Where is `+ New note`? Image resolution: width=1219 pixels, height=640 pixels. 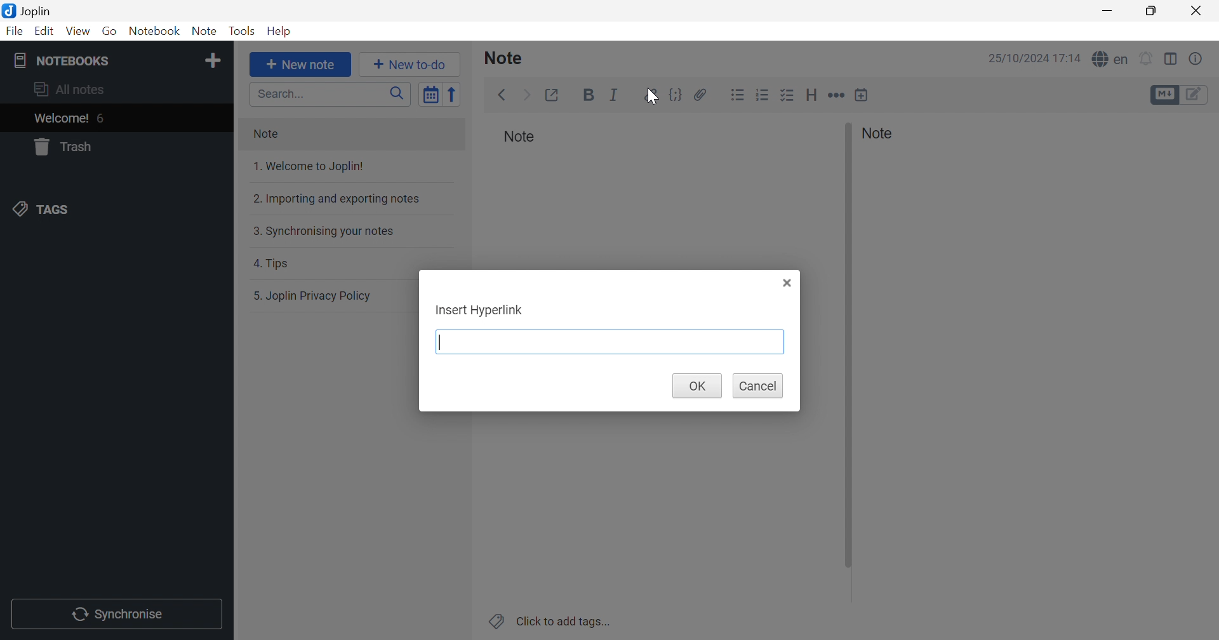 + New note is located at coordinates (301, 65).